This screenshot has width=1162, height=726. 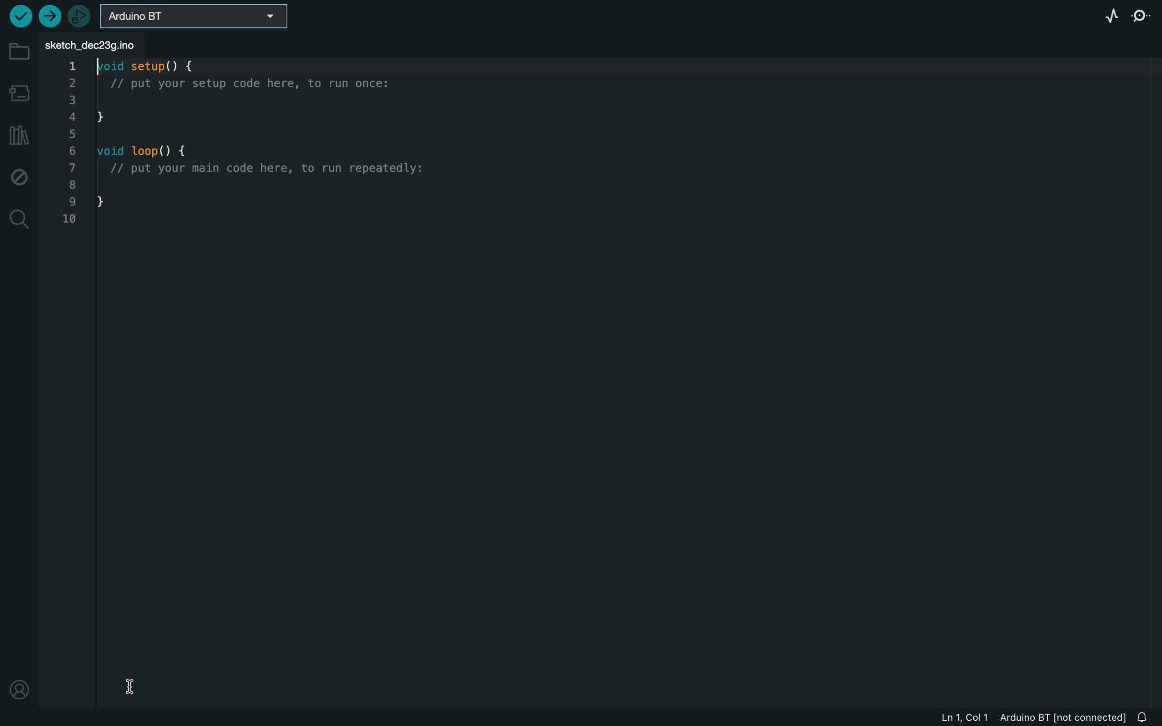 What do you see at coordinates (18, 688) in the screenshot?
I see `profile` at bounding box center [18, 688].